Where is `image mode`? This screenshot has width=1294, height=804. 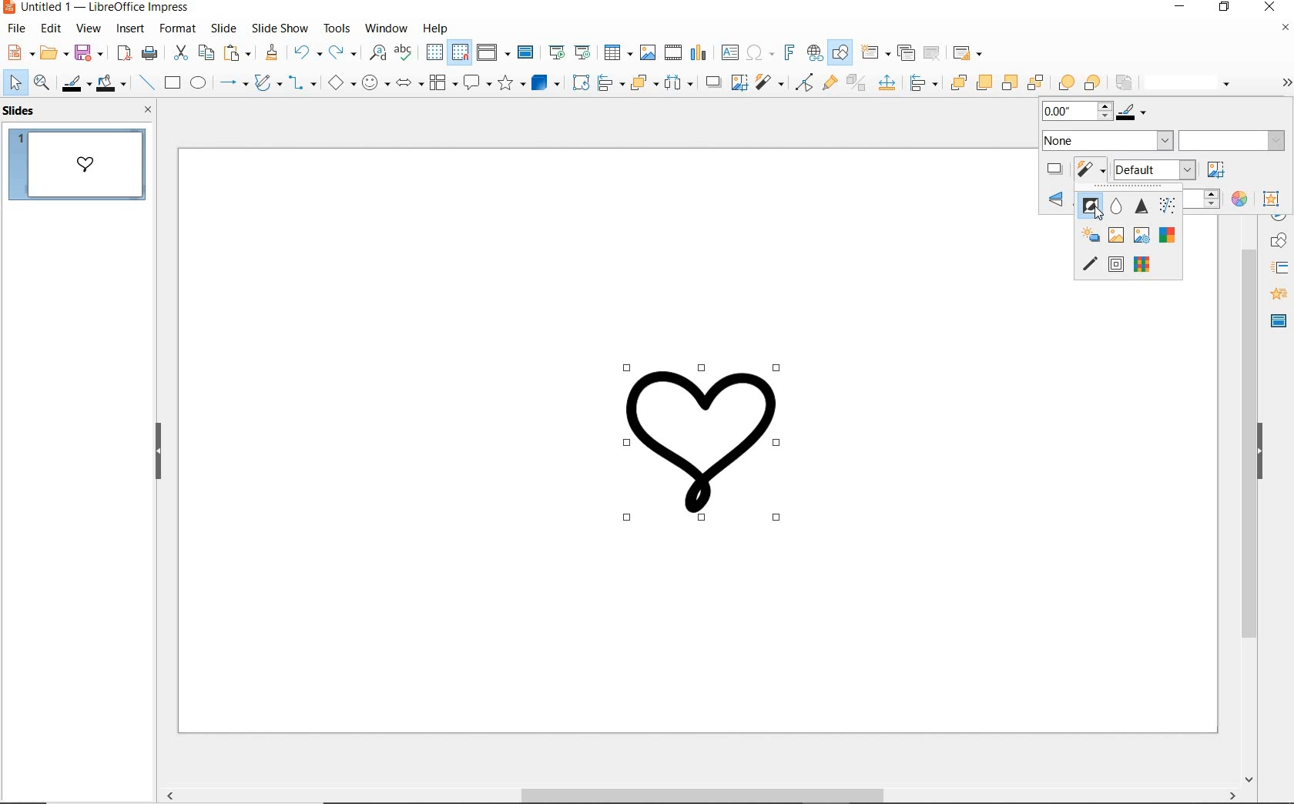
image mode is located at coordinates (1154, 170).